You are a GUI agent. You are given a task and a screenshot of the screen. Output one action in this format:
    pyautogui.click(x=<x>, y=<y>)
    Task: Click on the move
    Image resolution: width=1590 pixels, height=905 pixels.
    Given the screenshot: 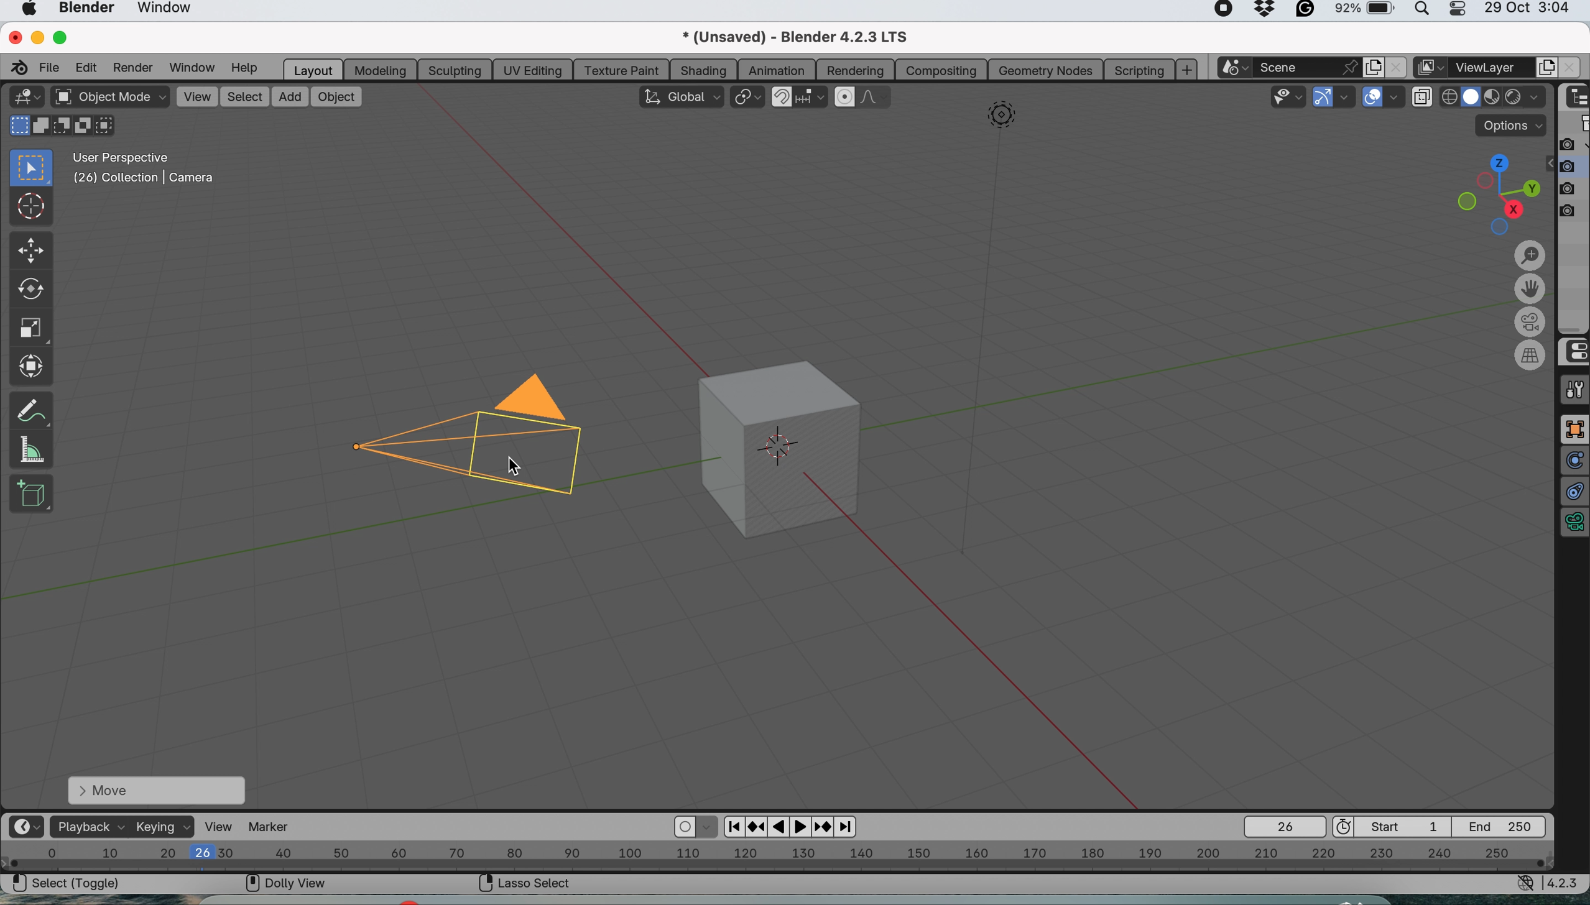 What is the action you would take?
    pyautogui.click(x=155, y=789)
    